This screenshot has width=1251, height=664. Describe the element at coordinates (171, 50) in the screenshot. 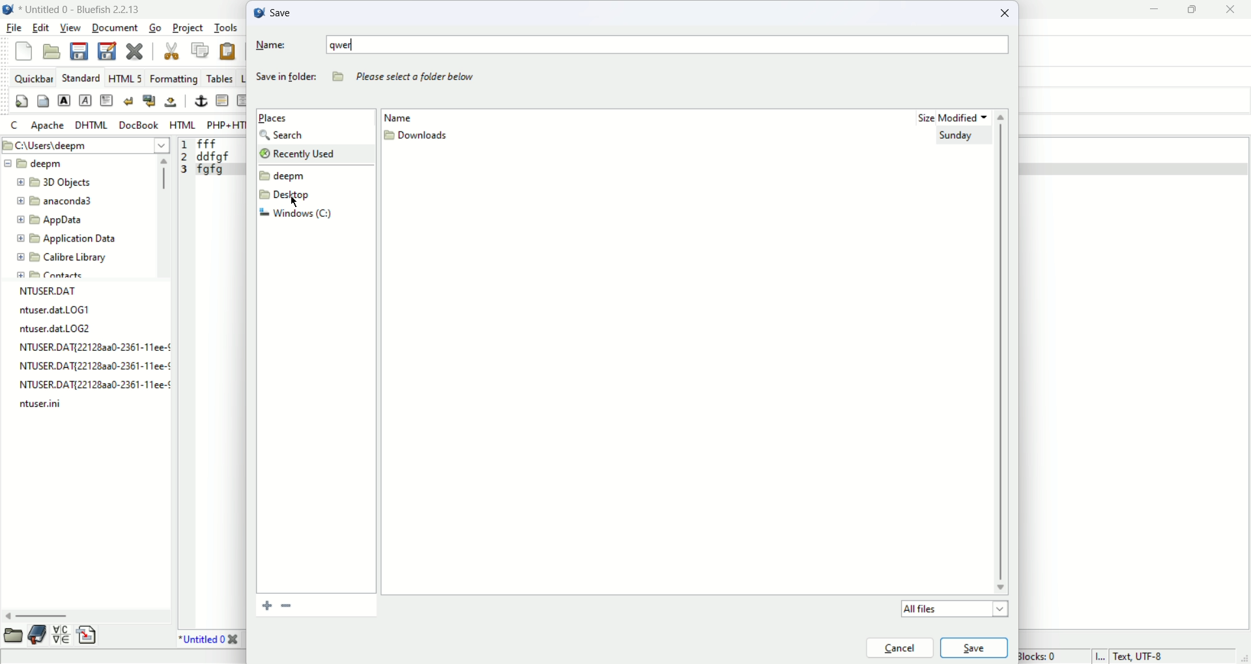

I see `cut` at that location.